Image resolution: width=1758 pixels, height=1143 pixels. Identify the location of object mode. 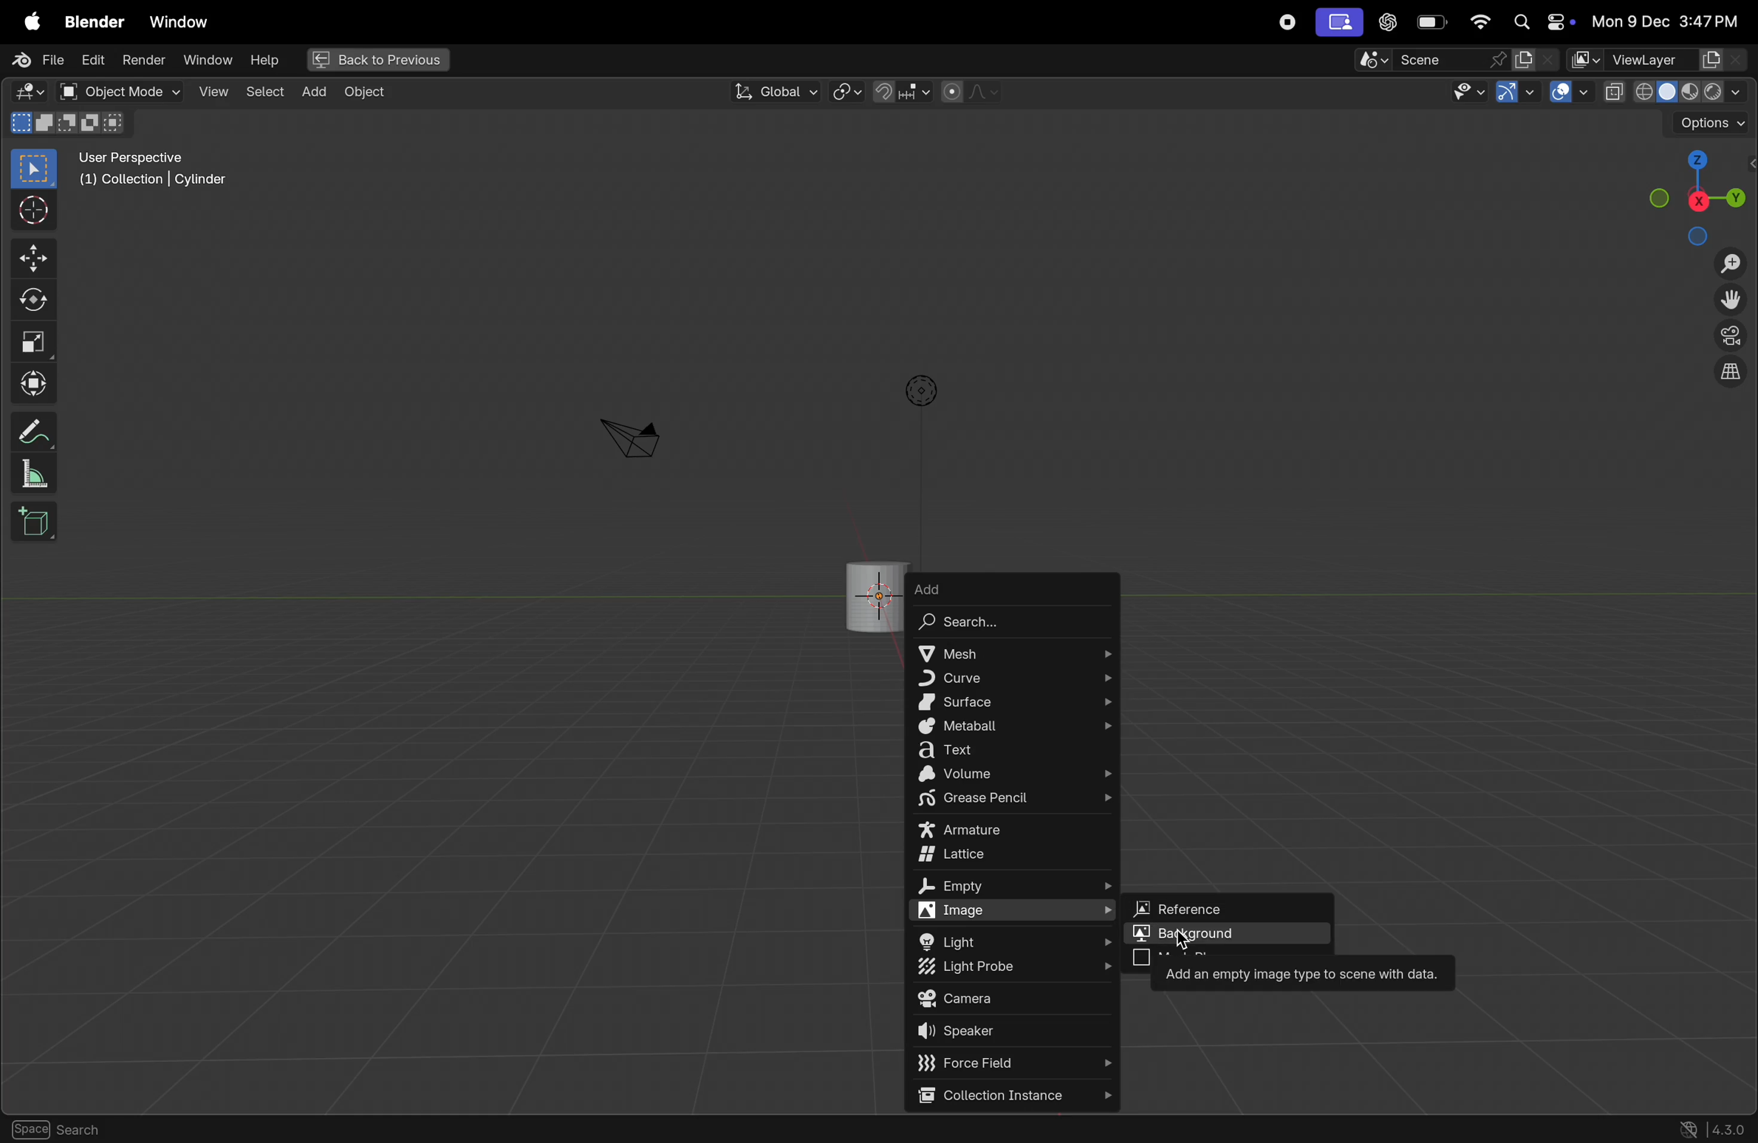
(117, 92).